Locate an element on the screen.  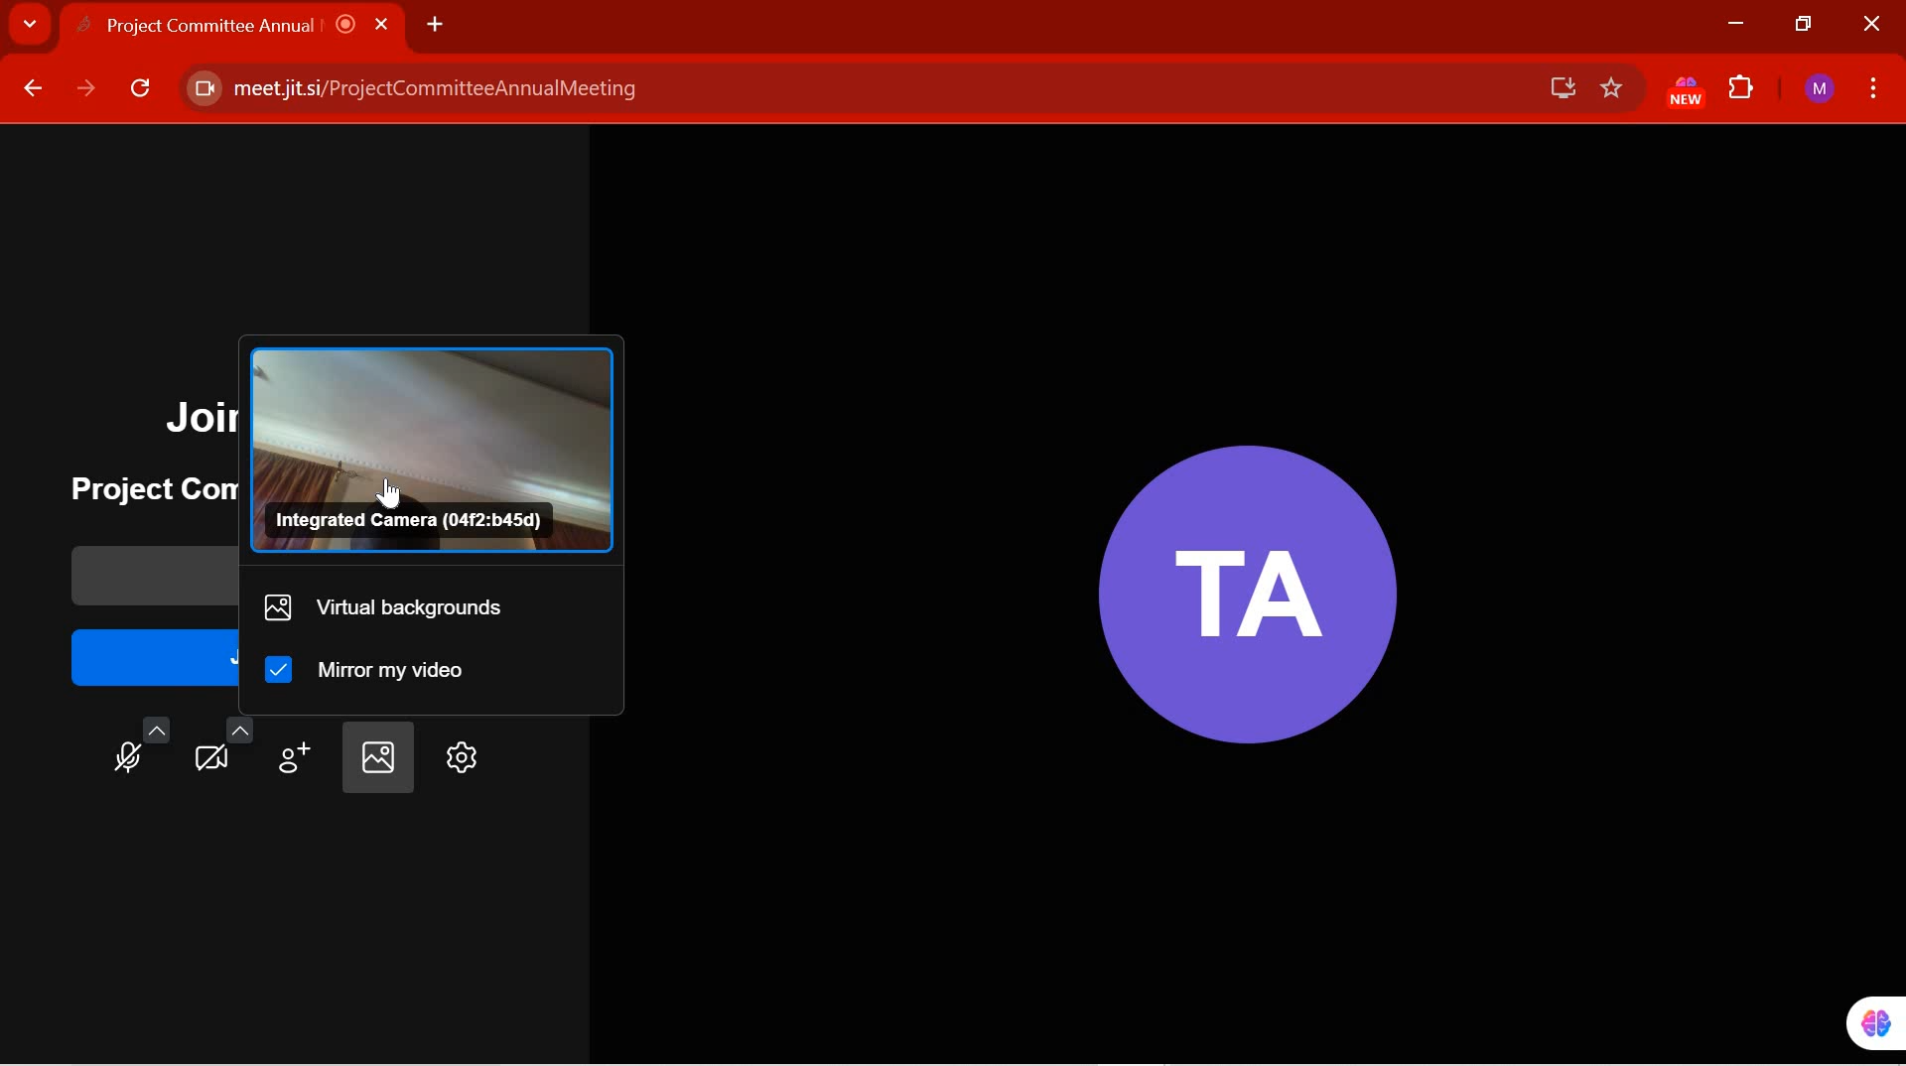
settings is located at coordinates (458, 758).